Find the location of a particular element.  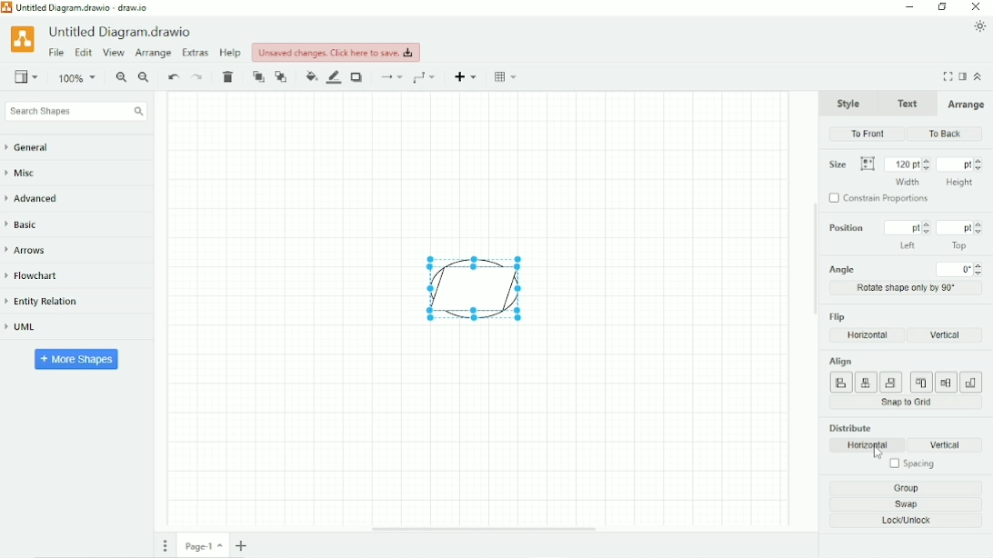

View is located at coordinates (114, 54).